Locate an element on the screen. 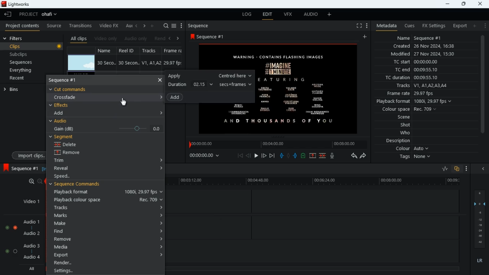 Image resolution: width=489 pixels, height=275 pixels. scene is located at coordinates (404, 118).